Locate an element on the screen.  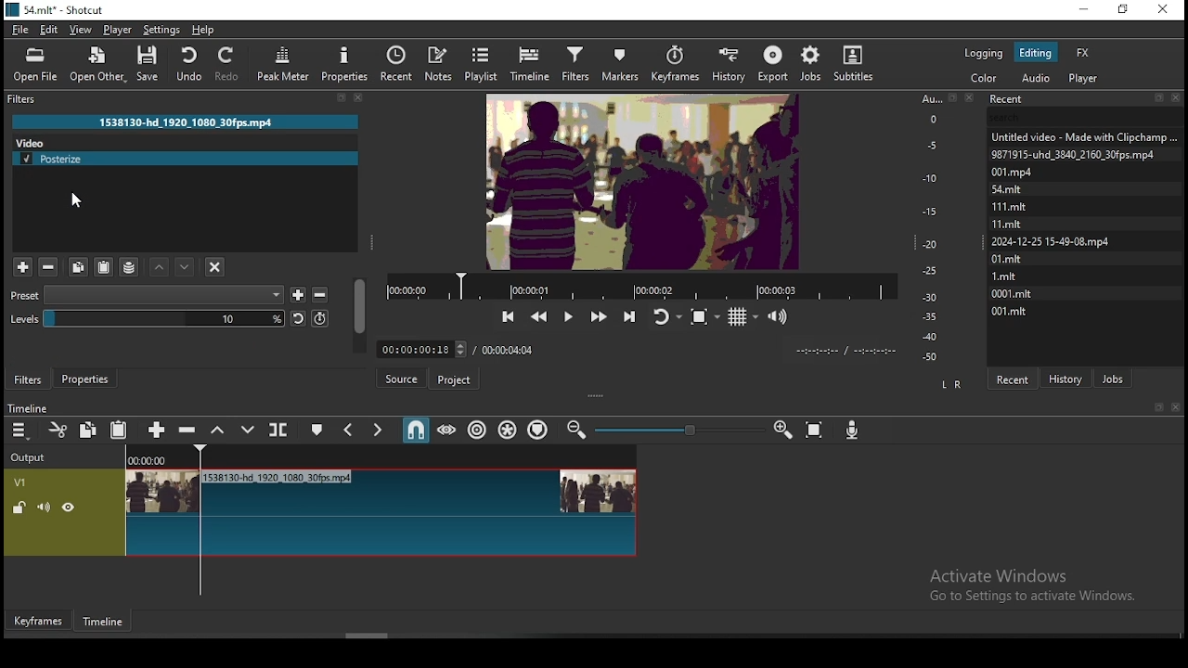
save filter set is located at coordinates (130, 264).